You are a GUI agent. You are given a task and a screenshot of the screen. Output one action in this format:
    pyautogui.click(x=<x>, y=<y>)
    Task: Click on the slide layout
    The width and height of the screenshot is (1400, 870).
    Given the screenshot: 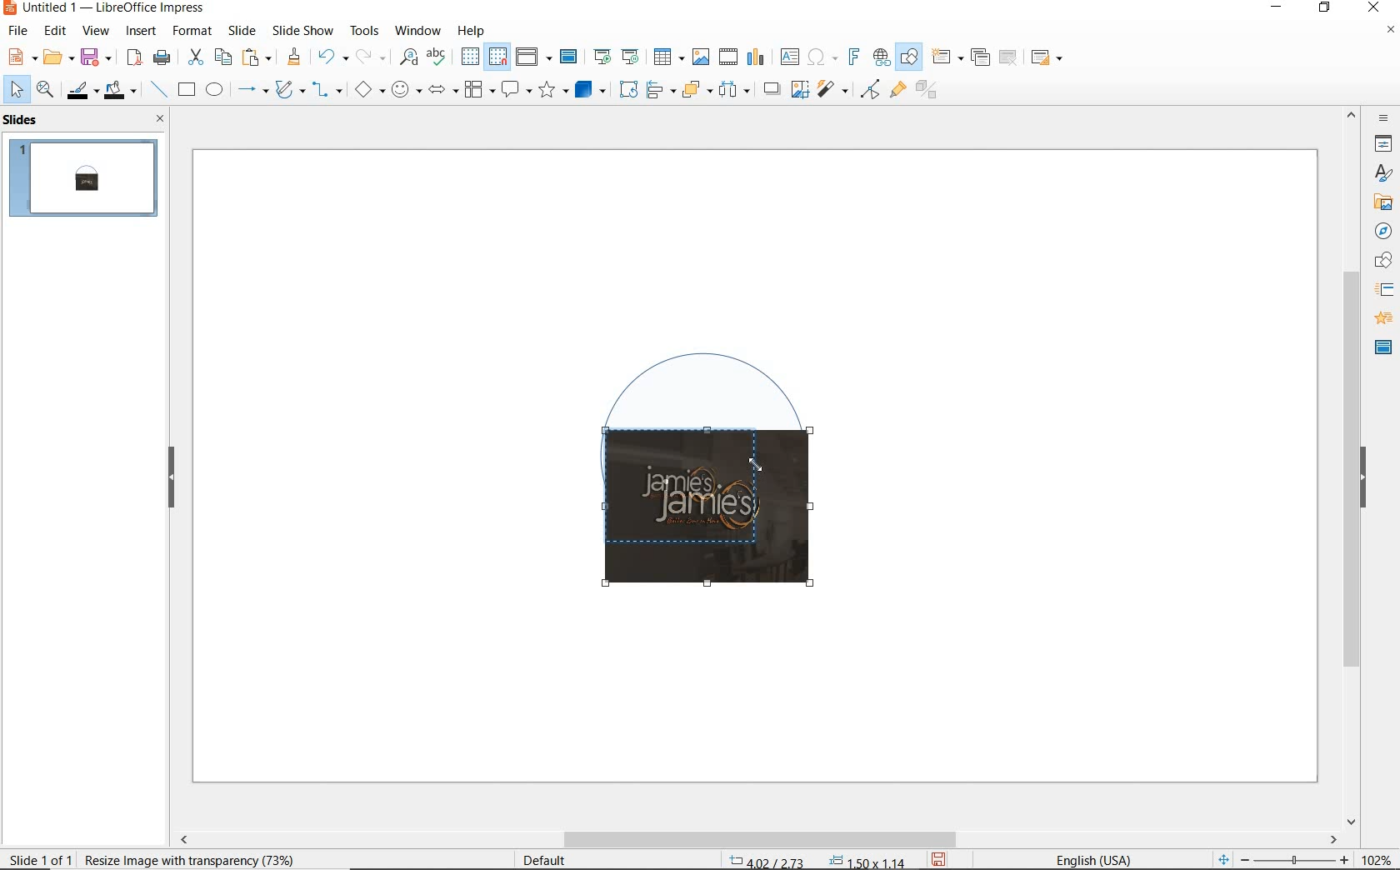 What is the action you would take?
    pyautogui.click(x=1047, y=58)
    